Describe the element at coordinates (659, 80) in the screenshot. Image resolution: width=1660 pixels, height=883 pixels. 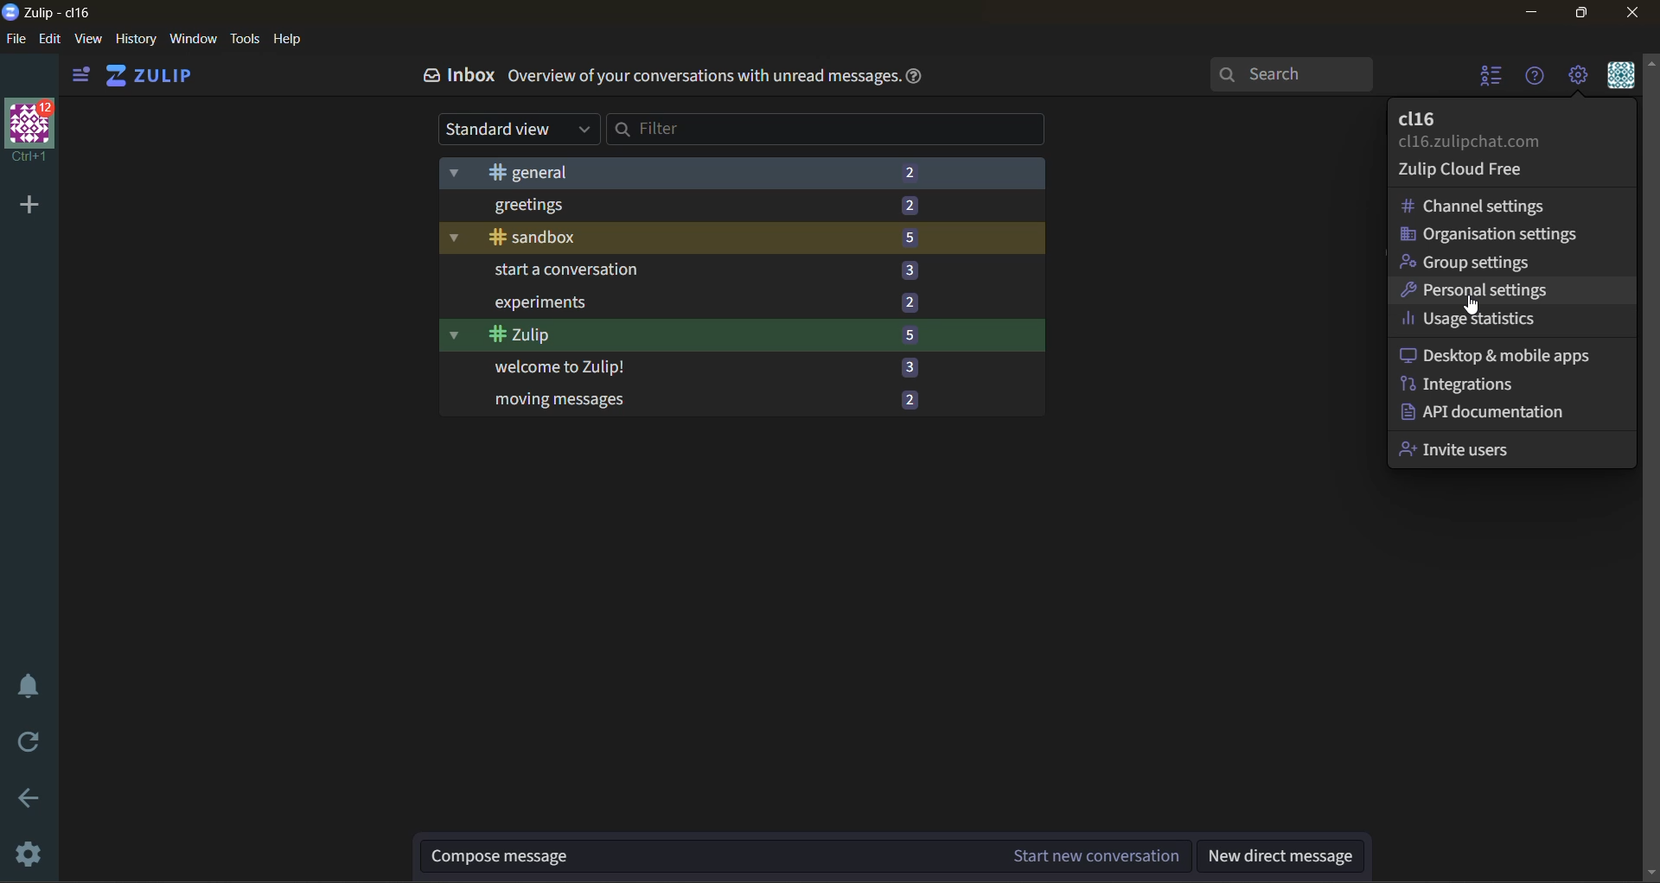
I see `Inbox overview of your conversation with unread messages` at that location.